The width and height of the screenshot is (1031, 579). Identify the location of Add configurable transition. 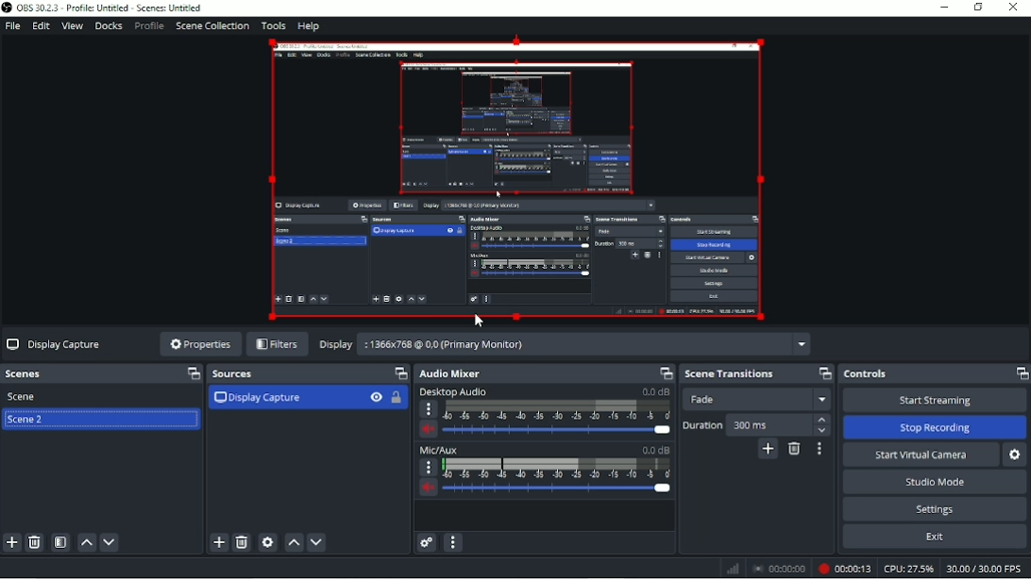
(769, 451).